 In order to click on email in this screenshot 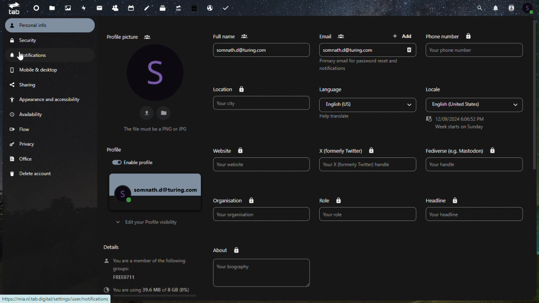, I will do `click(99, 7)`.